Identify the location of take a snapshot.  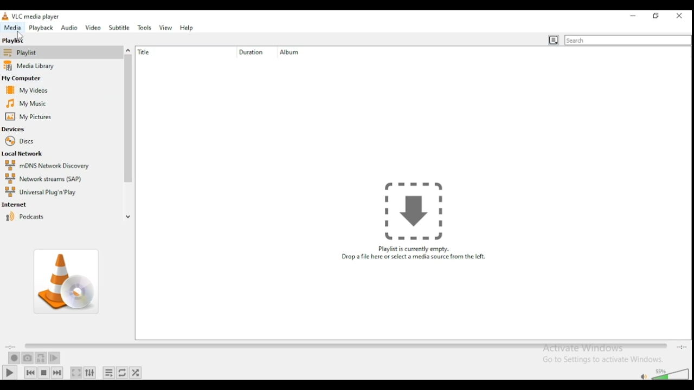
(27, 357).